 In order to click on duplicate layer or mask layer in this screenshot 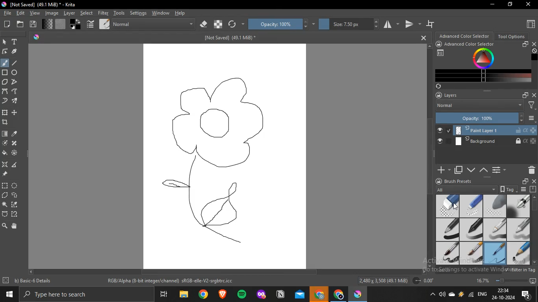, I will do `click(458, 170)`.